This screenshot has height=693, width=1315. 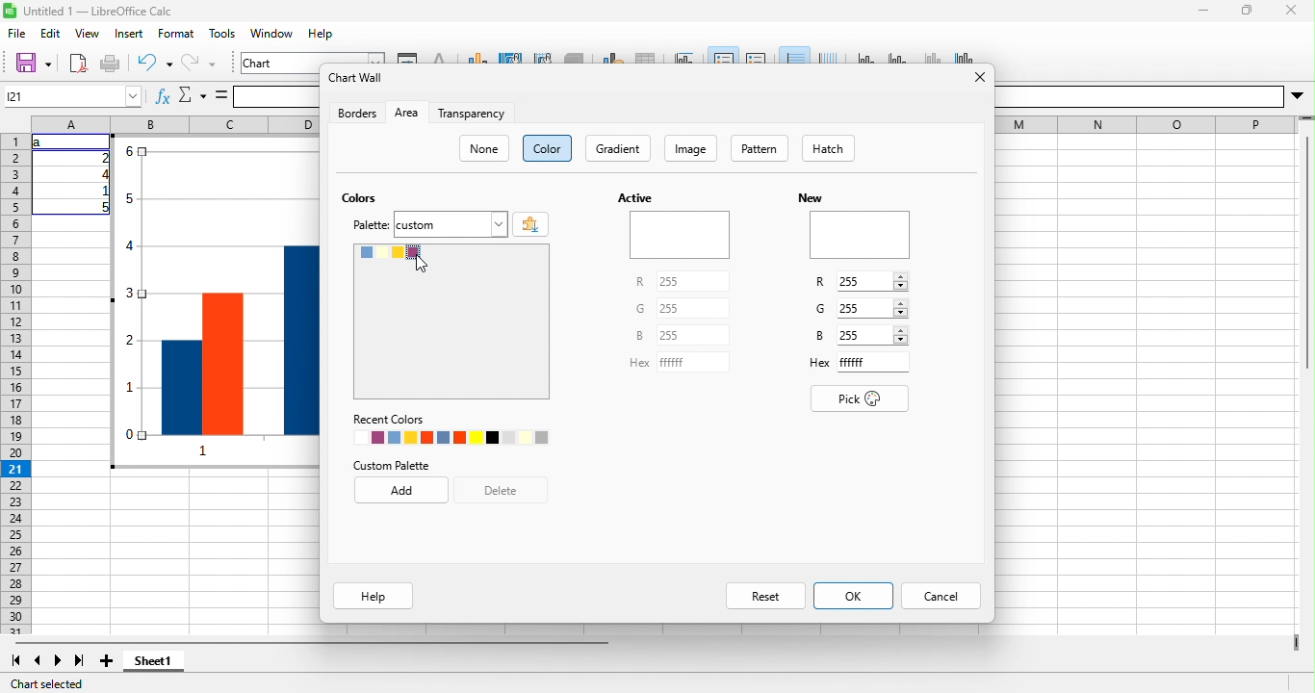 I want to click on Recent Colors, so click(x=389, y=420).